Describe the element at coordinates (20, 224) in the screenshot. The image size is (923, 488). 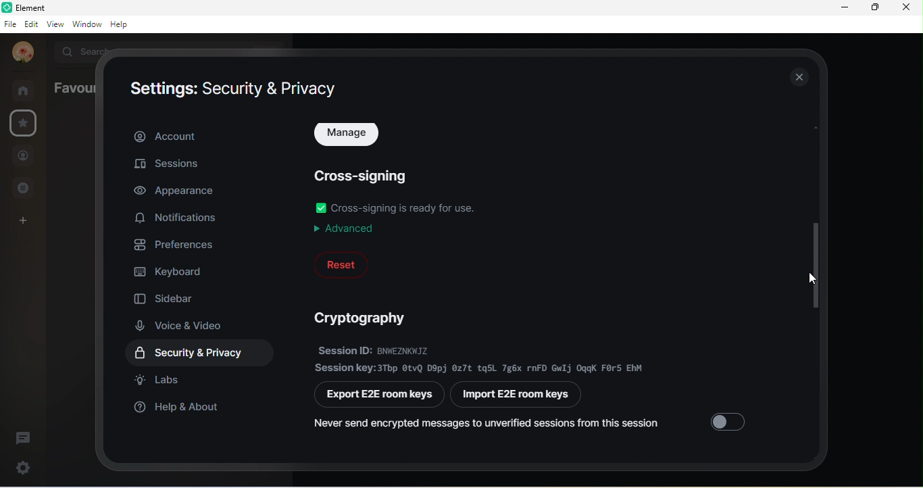
I see `add space` at that location.